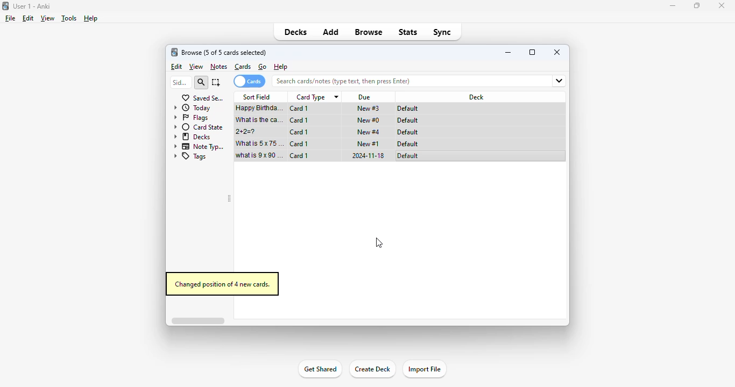 The image size is (735, 387). Describe the element at coordinates (260, 120) in the screenshot. I see `What is the` at that location.